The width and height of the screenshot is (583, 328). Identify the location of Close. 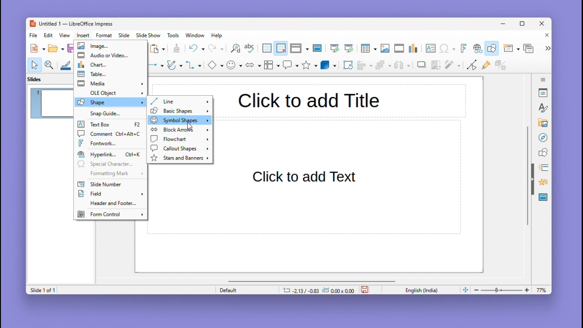
(545, 36).